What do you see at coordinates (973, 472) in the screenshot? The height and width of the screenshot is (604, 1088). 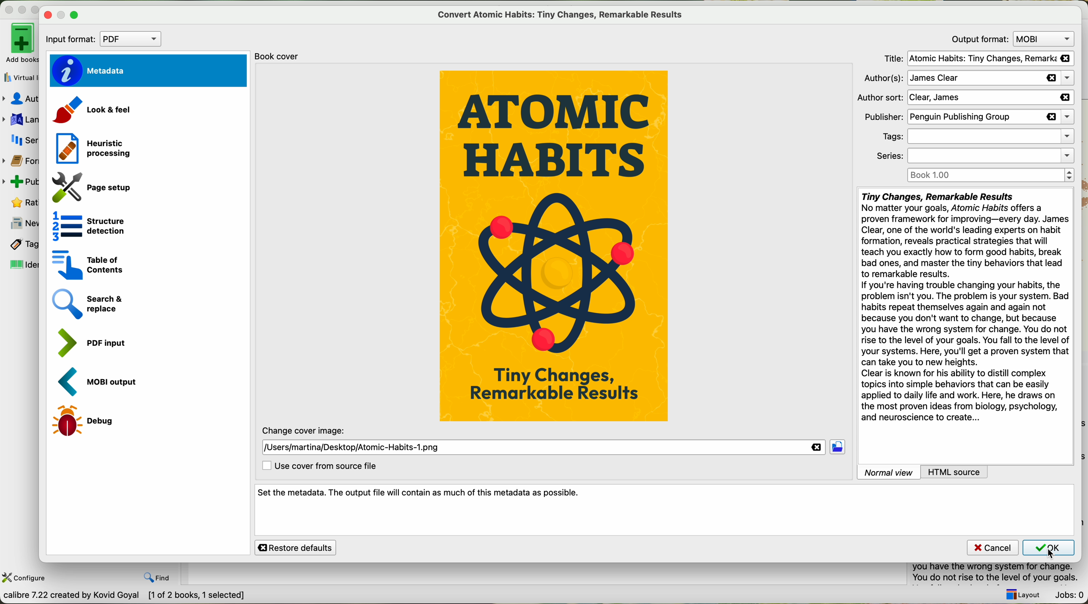 I see `HTML source` at bounding box center [973, 472].